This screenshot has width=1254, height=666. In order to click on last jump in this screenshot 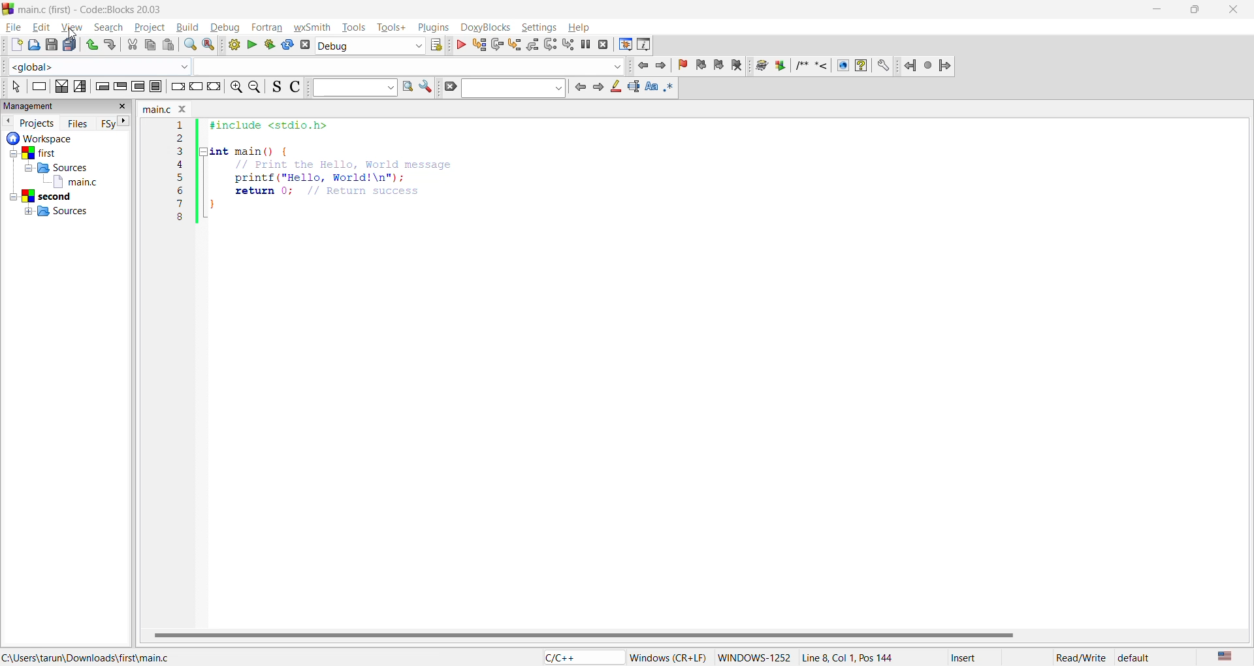, I will do `click(927, 65)`.